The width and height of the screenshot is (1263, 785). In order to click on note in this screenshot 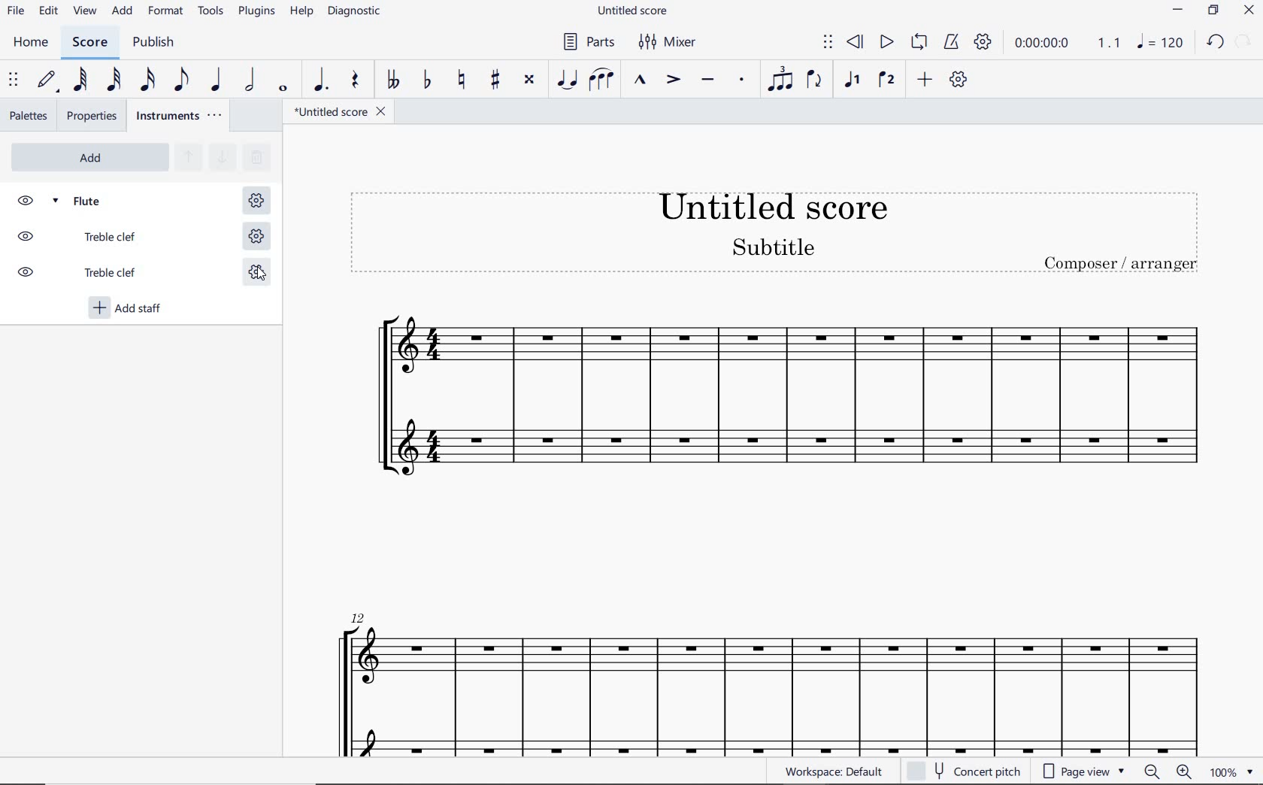, I will do `click(1164, 41)`.